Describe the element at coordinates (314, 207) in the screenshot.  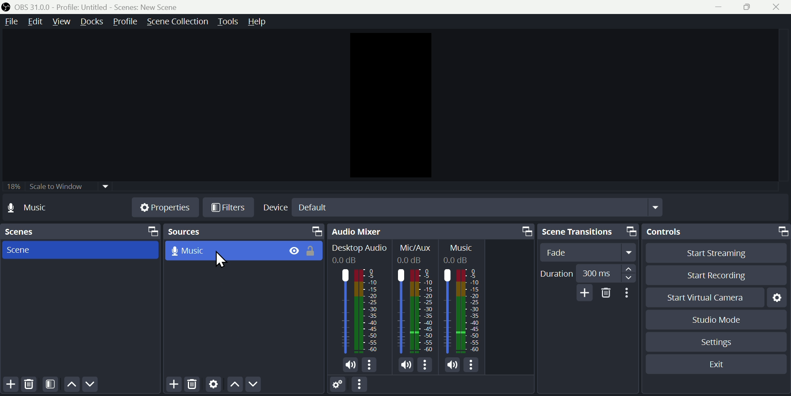
I see `Default` at that location.